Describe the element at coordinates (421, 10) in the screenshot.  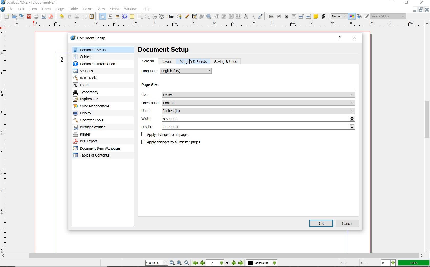
I see `Minimize` at that location.